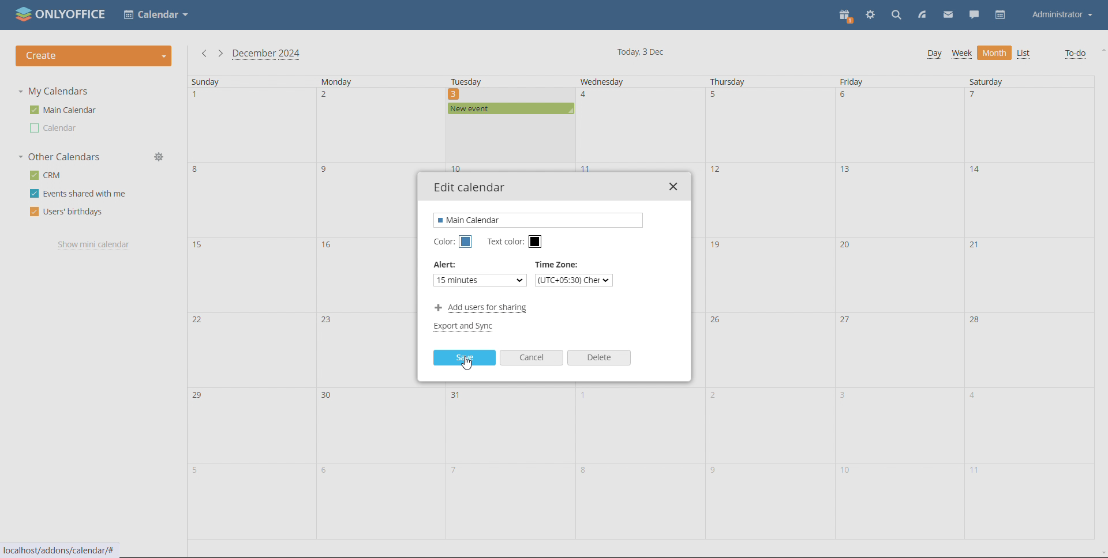 This screenshot has height=558, width=1108. Describe the element at coordinates (1000, 15) in the screenshot. I see `calendar` at that location.